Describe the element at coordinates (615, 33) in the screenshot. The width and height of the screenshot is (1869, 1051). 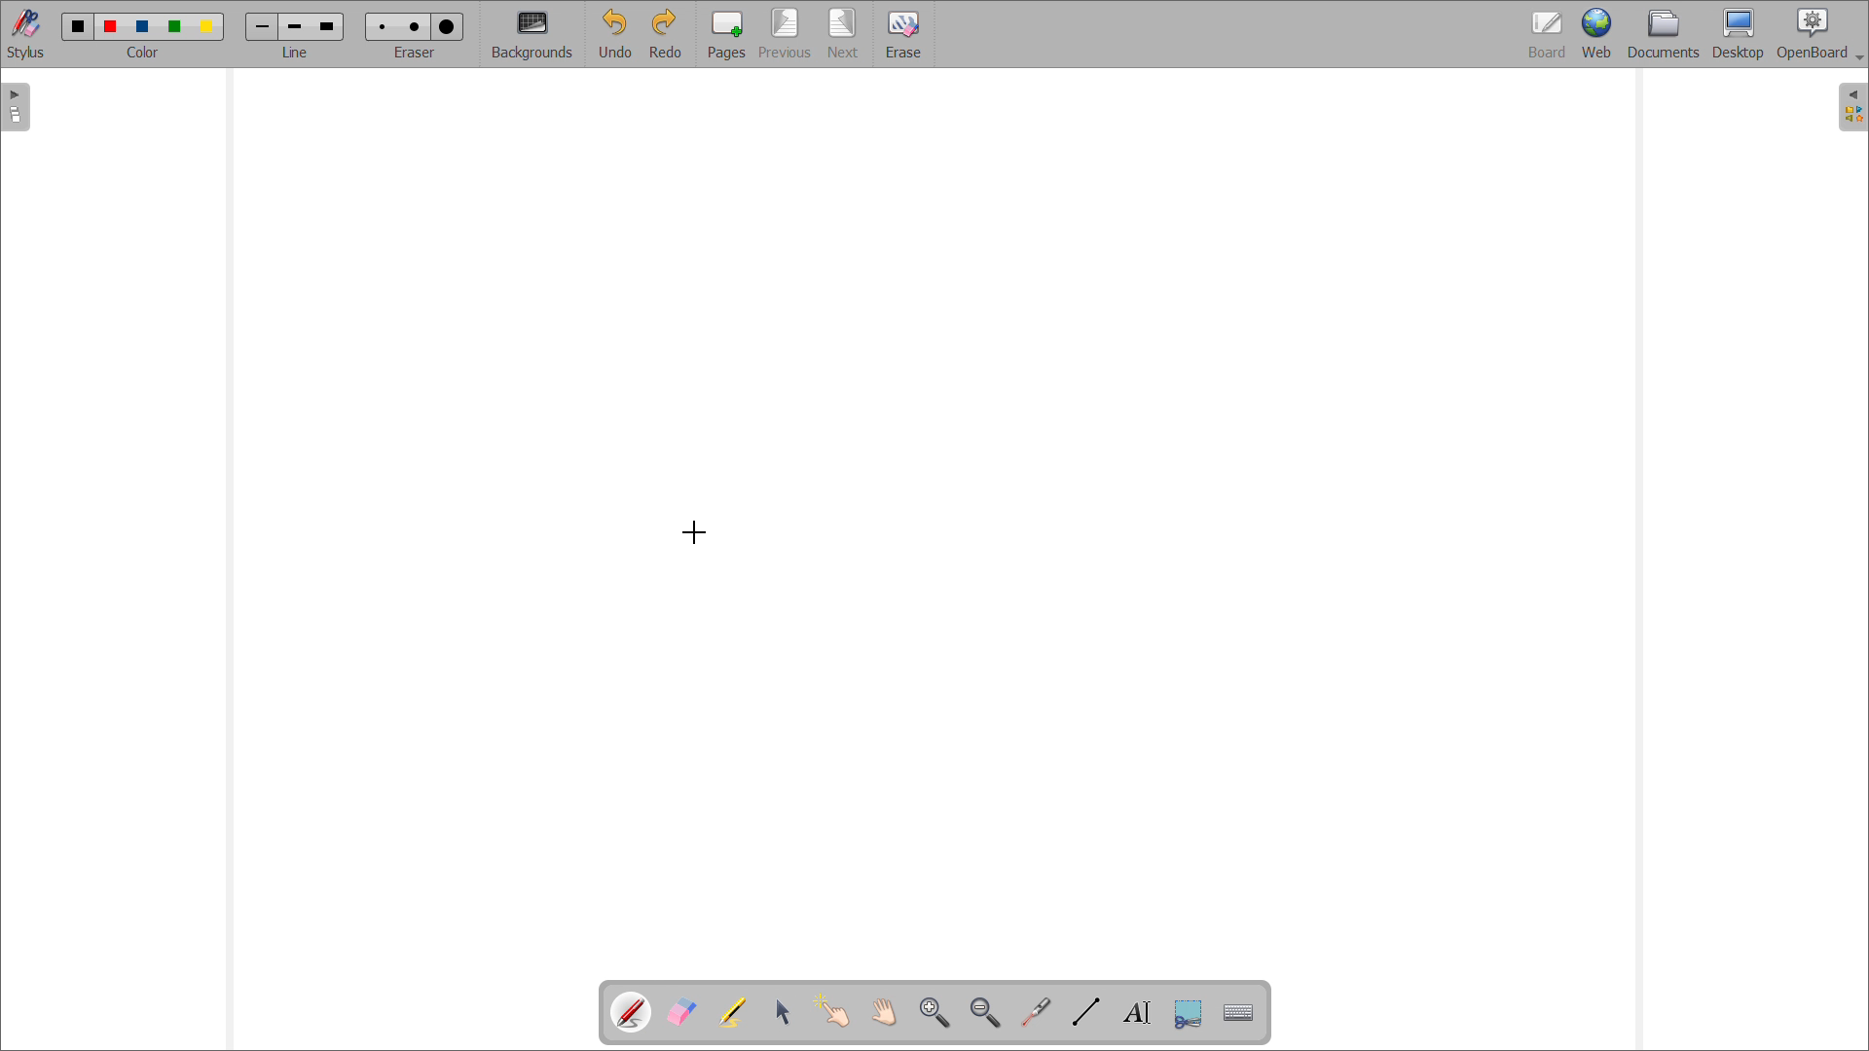
I see `undo` at that location.